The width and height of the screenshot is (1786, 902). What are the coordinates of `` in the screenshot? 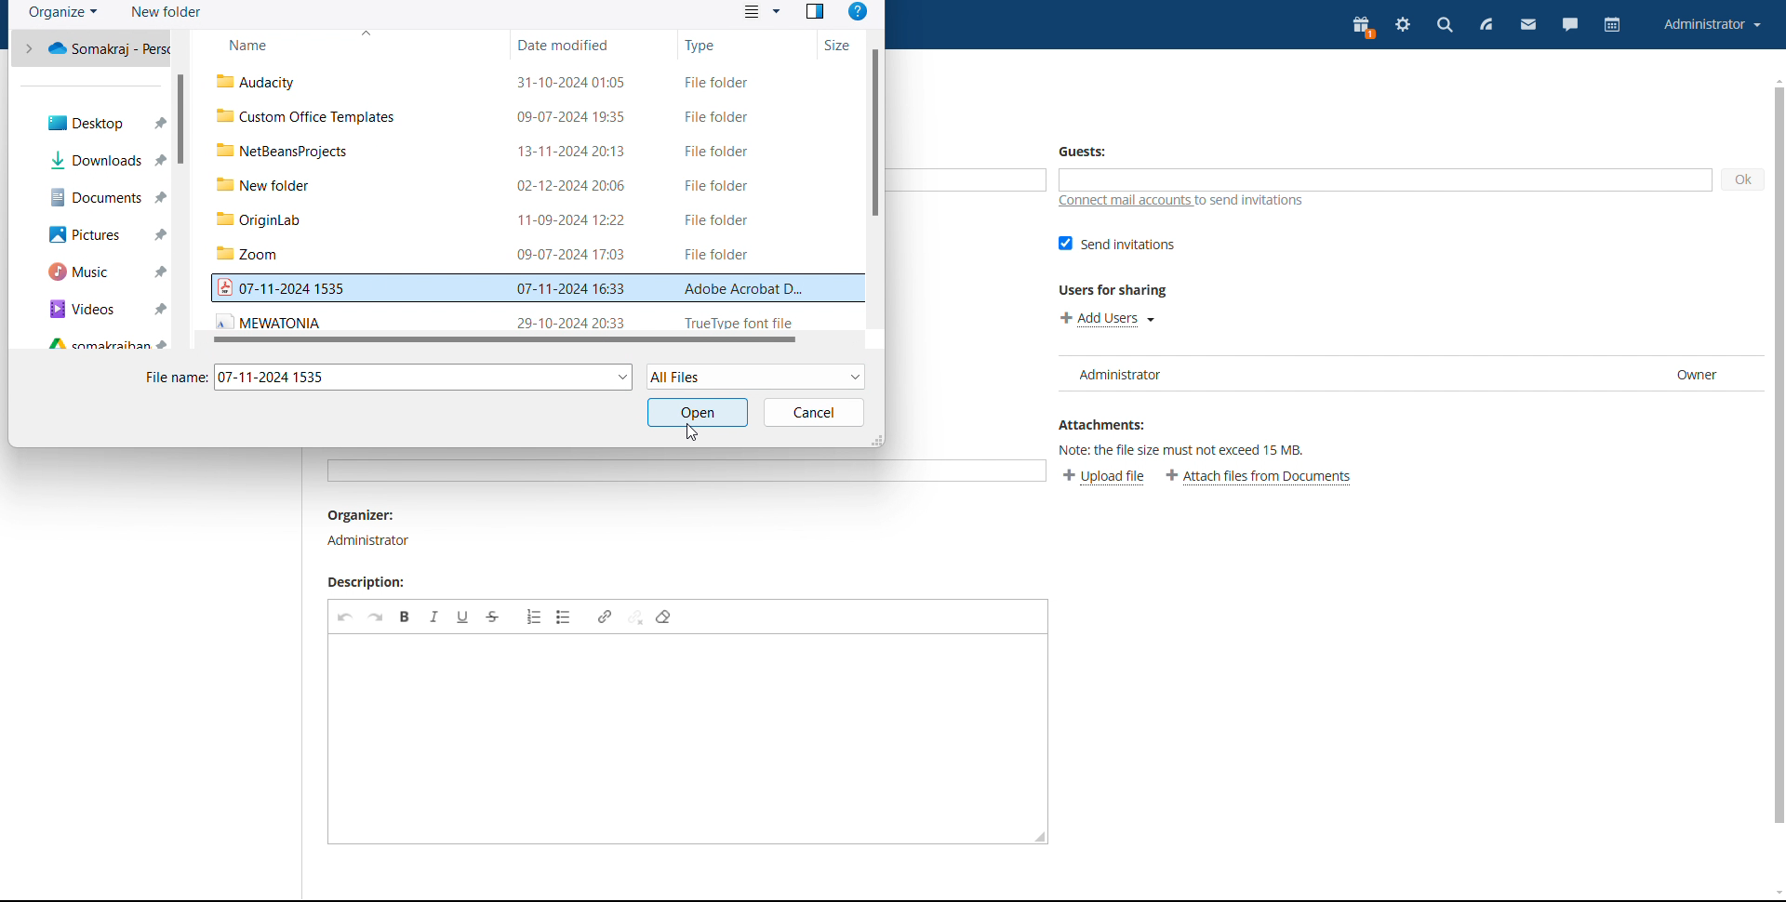 It's located at (95, 158).